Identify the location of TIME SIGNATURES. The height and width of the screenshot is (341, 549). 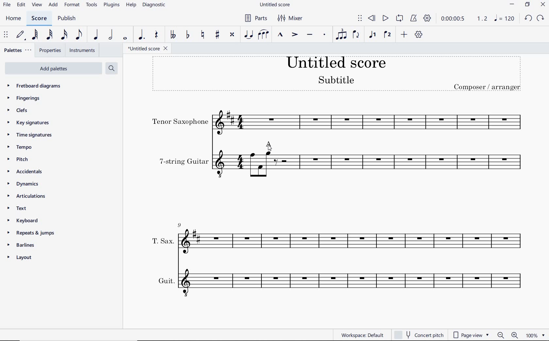
(35, 135).